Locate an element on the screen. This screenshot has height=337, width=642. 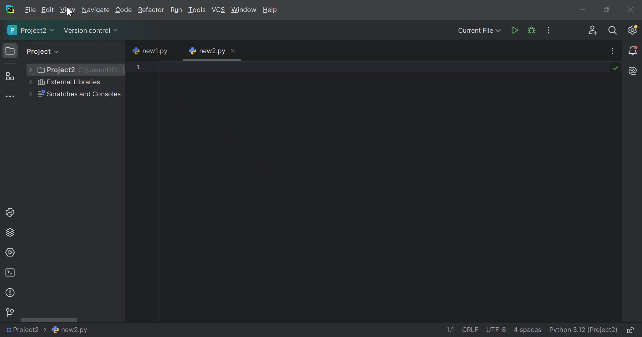
Edit is located at coordinates (48, 9).